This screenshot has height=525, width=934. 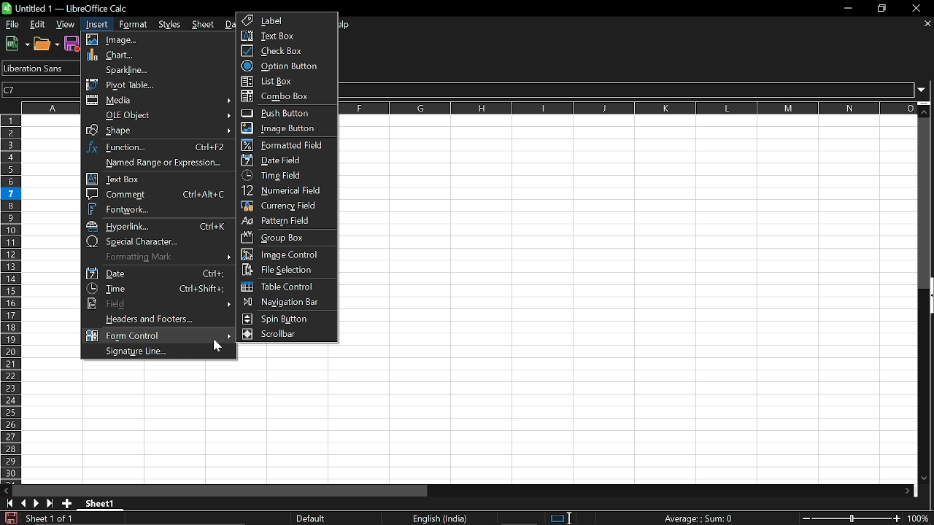 What do you see at coordinates (285, 207) in the screenshot?
I see `Currency field` at bounding box center [285, 207].